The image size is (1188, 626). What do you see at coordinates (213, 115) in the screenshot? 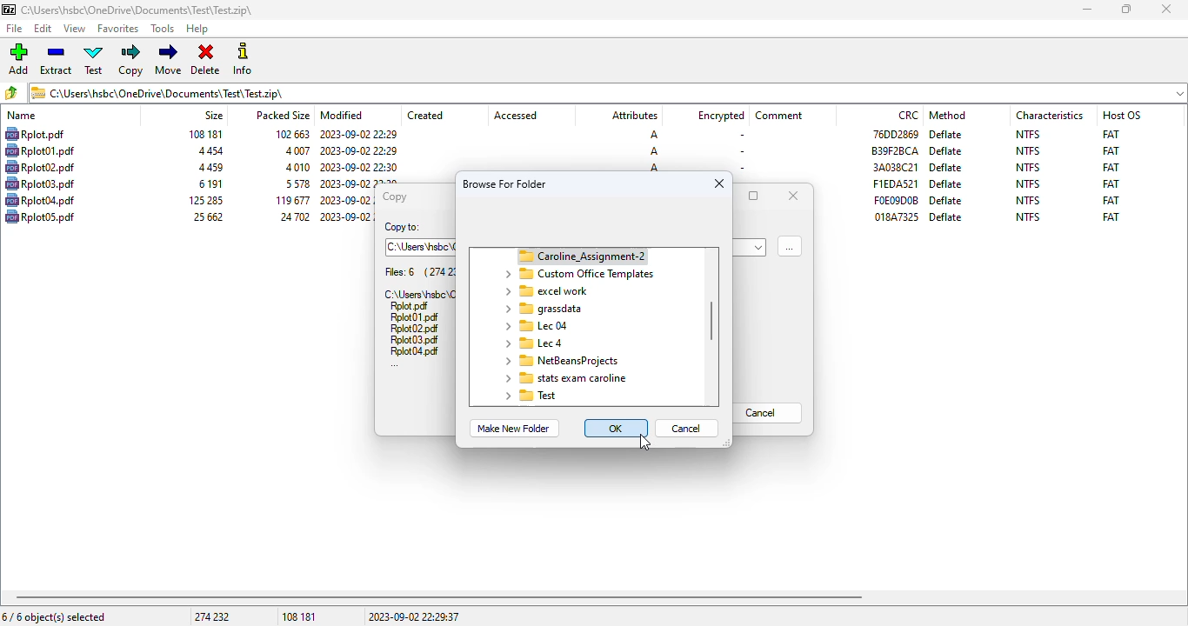
I see `size` at bounding box center [213, 115].